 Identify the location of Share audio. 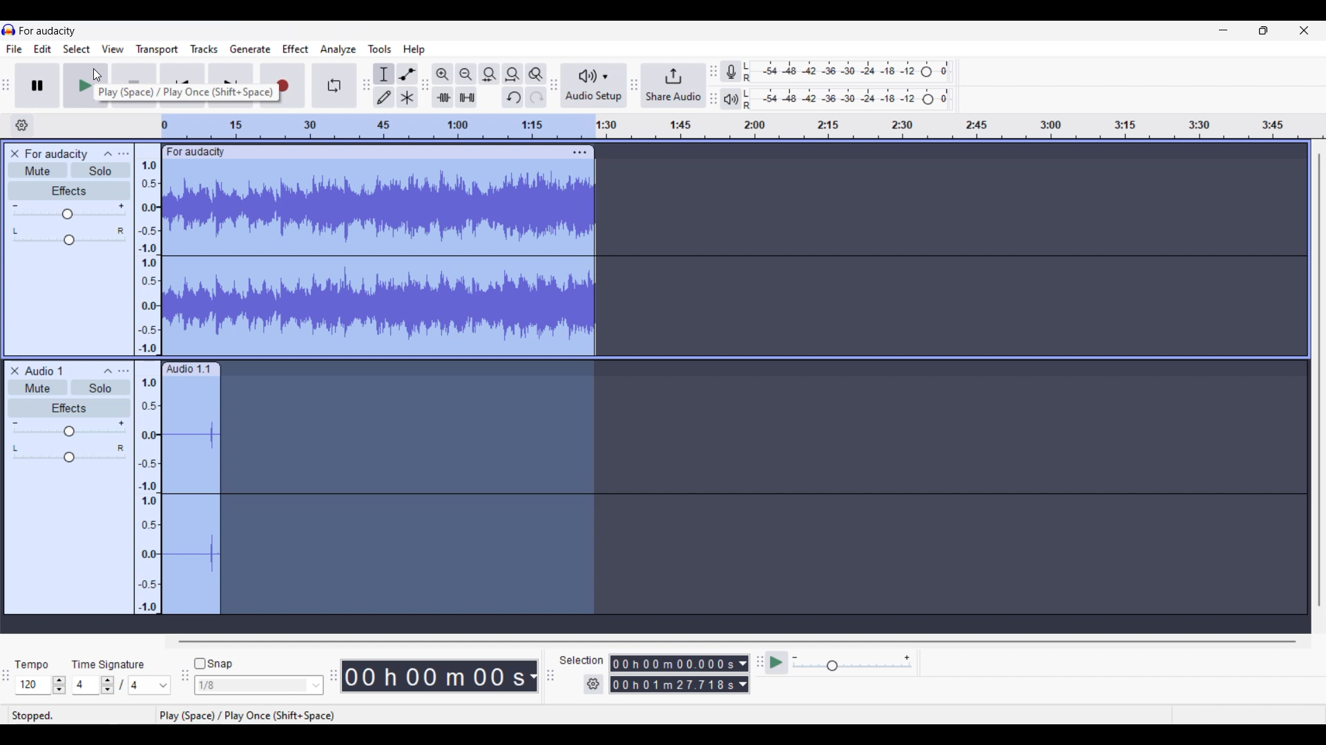
(673, 86).